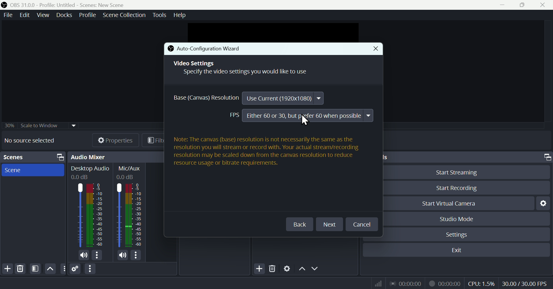 This screenshot has height=289, width=553. What do you see at coordinates (444, 283) in the screenshot?
I see `Video recorder` at bounding box center [444, 283].